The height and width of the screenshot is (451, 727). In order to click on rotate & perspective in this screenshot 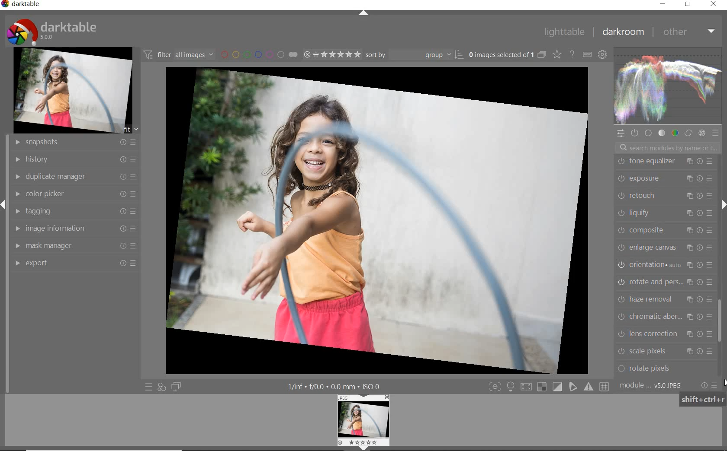, I will do `click(665, 281)`.